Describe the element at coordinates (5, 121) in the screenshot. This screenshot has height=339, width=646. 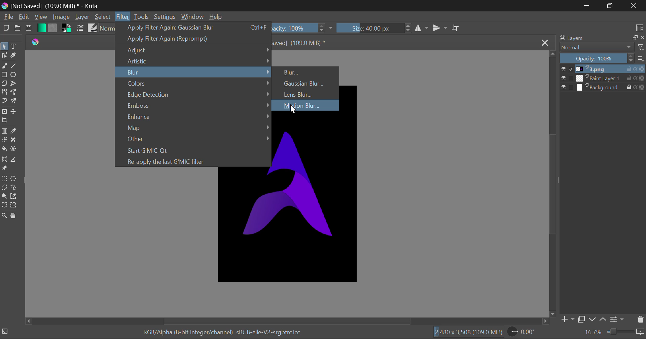
I see `Crop` at that location.